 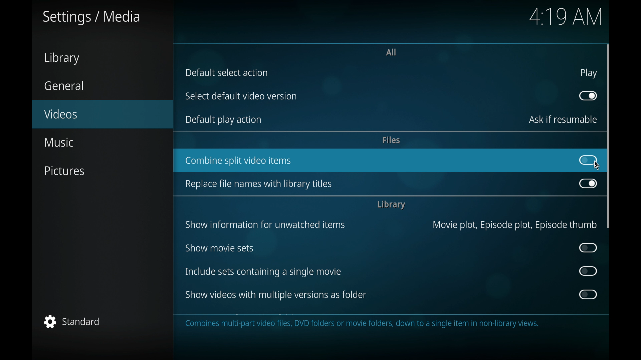 I want to click on default play action, so click(x=224, y=120).